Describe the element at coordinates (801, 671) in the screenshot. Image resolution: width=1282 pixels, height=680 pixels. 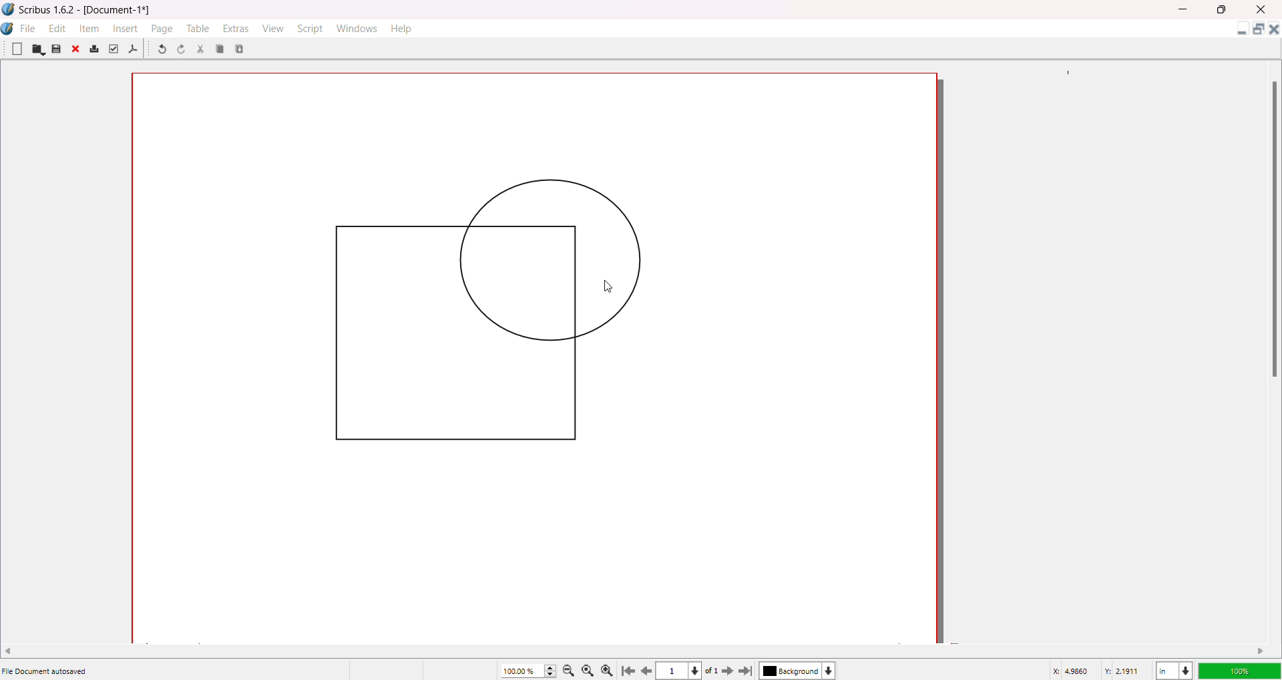
I see `Background color` at that location.